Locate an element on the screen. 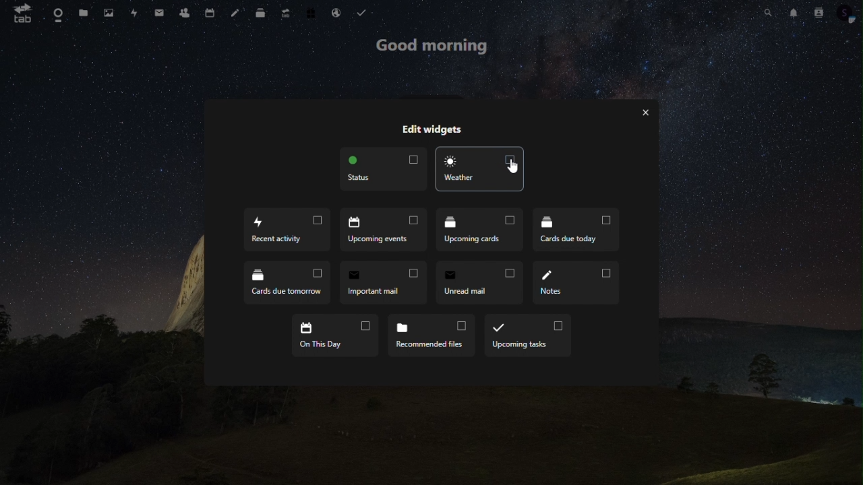  activity is located at coordinates (136, 14).